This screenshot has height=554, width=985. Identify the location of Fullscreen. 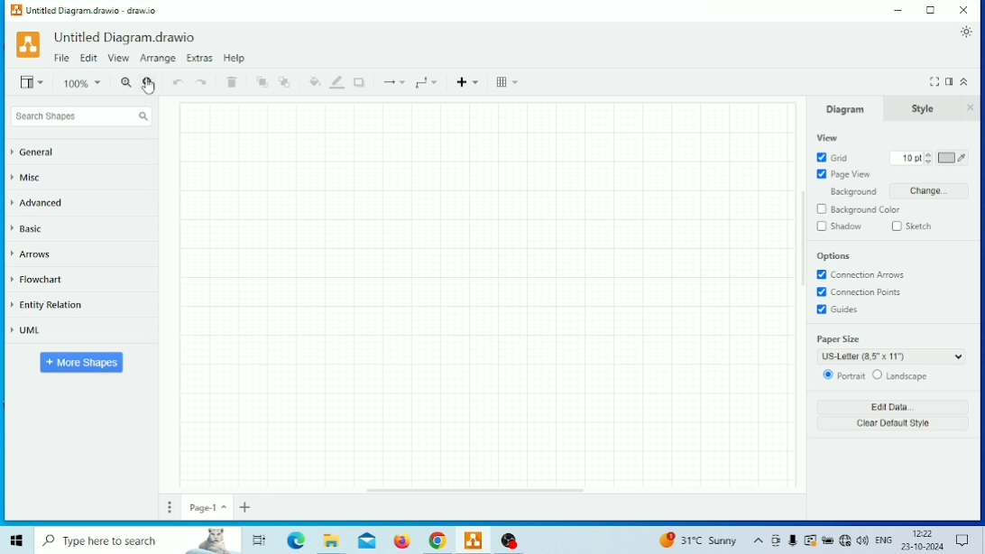
(934, 80).